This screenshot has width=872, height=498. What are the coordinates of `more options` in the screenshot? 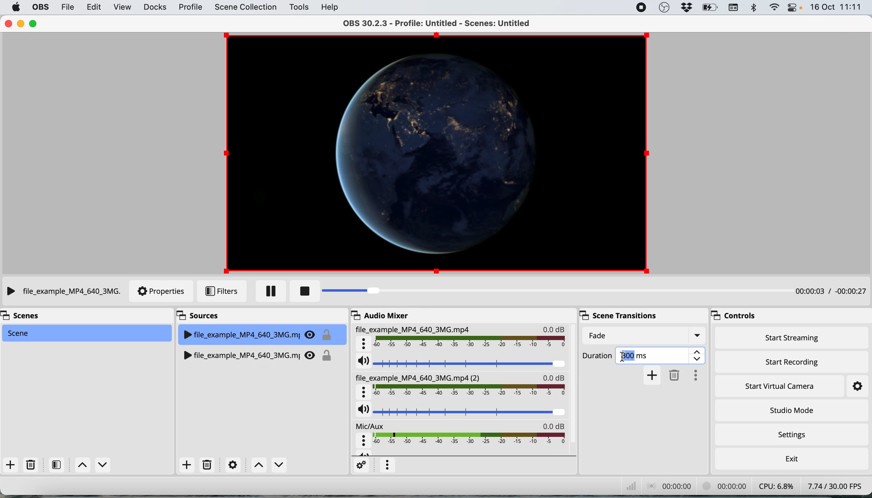 It's located at (388, 465).